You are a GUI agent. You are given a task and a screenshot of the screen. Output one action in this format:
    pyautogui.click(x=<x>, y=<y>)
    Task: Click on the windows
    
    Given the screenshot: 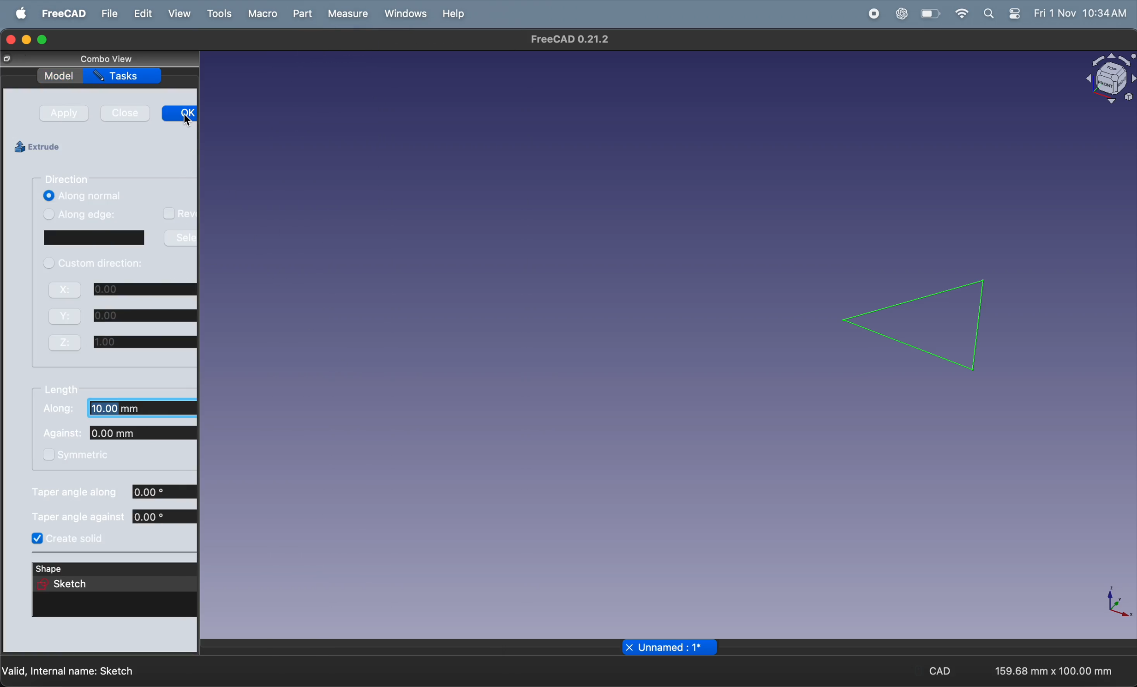 What is the action you would take?
    pyautogui.click(x=405, y=14)
    